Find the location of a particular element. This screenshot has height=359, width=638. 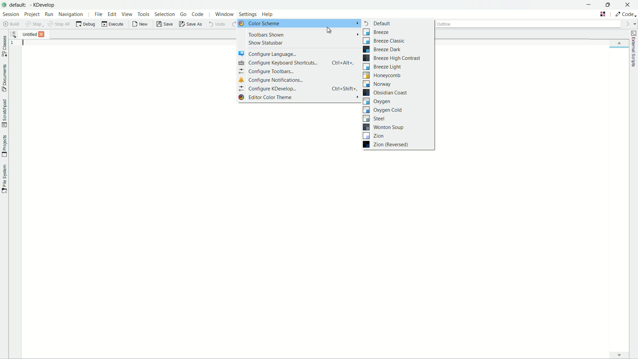

change tab layout is located at coordinates (603, 14).